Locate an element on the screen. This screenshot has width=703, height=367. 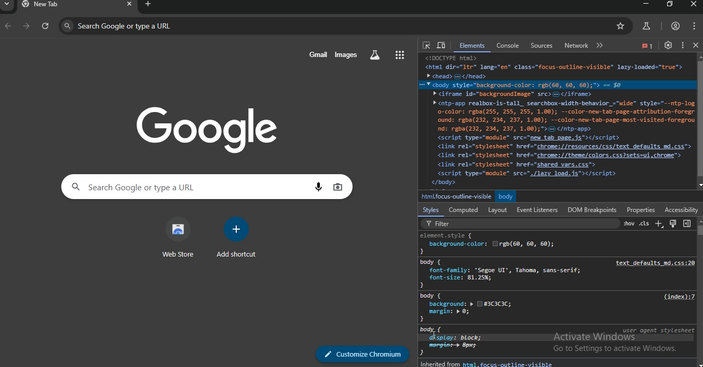
add shortcut is located at coordinates (244, 237).